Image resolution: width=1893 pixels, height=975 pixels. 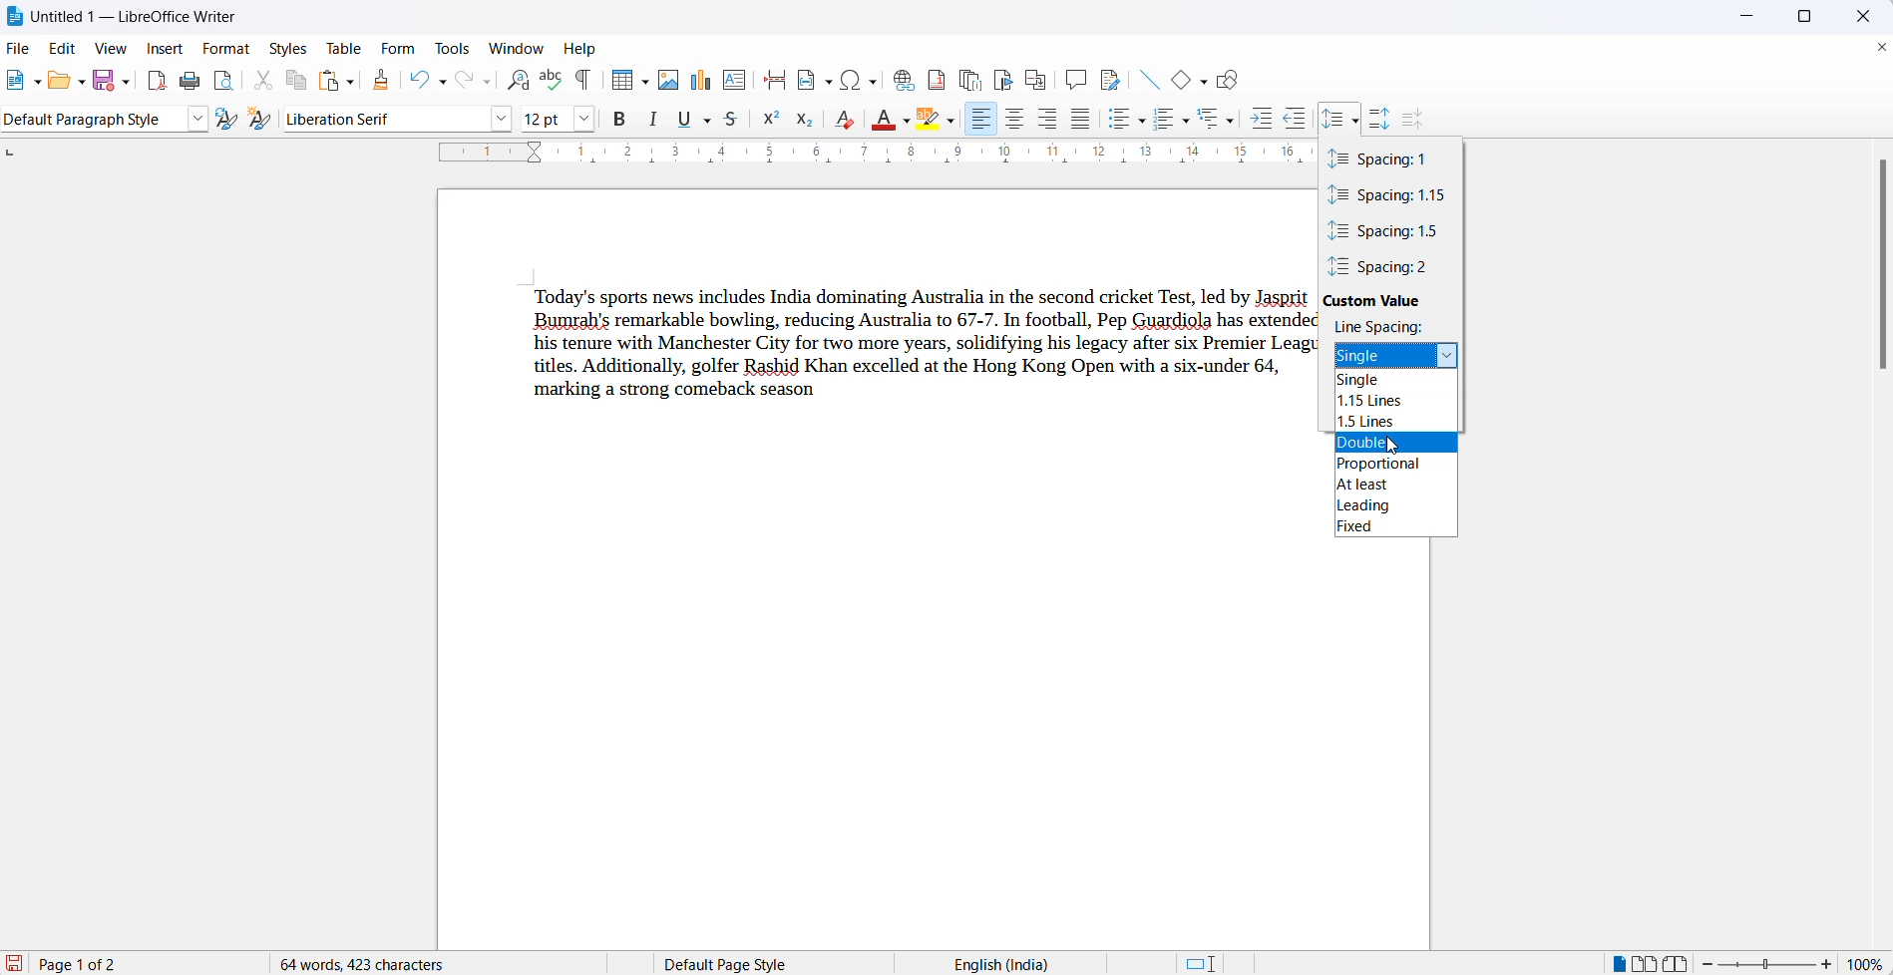 I want to click on undo, so click(x=418, y=82).